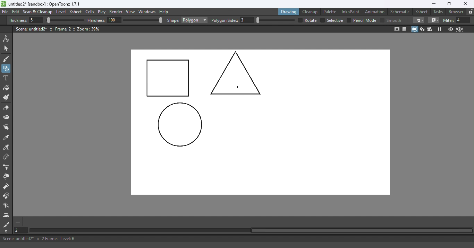  Describe the element at coordinates (65, 20) in the screenshot. I see `slider` at that location.